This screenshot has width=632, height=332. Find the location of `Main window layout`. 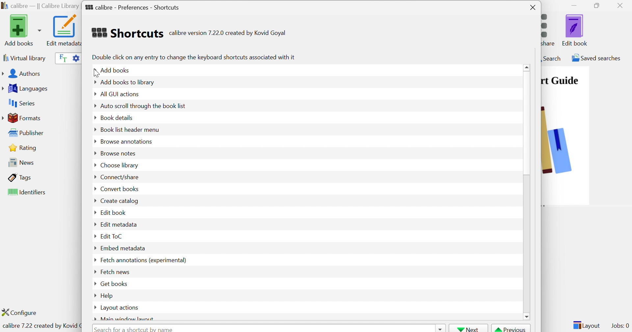

Main window layout is located at coordinates (128, 318).